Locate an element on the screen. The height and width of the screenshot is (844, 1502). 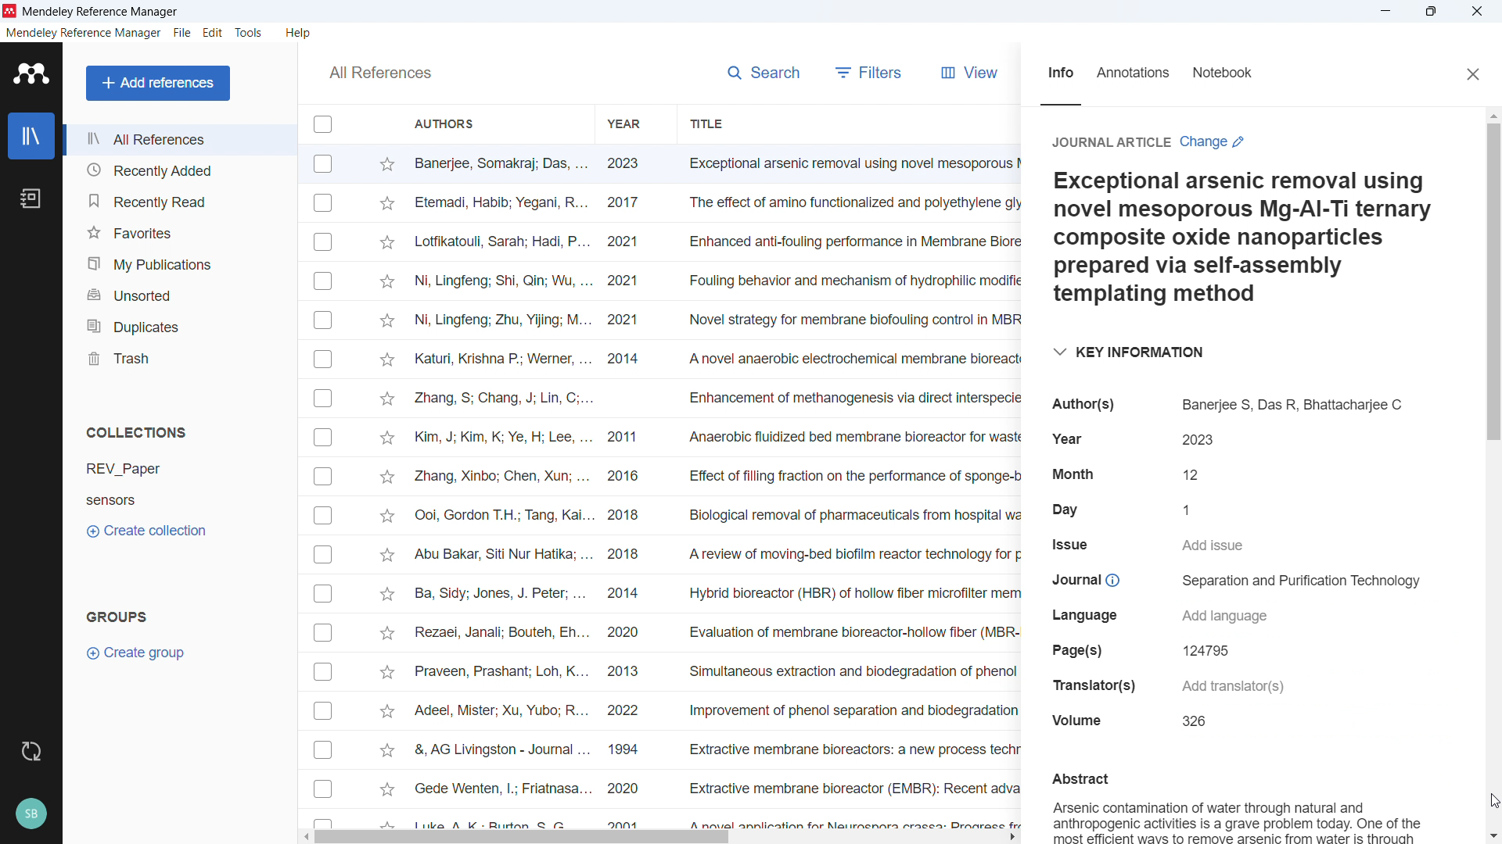
2021 is located at coordinates (627, 319).